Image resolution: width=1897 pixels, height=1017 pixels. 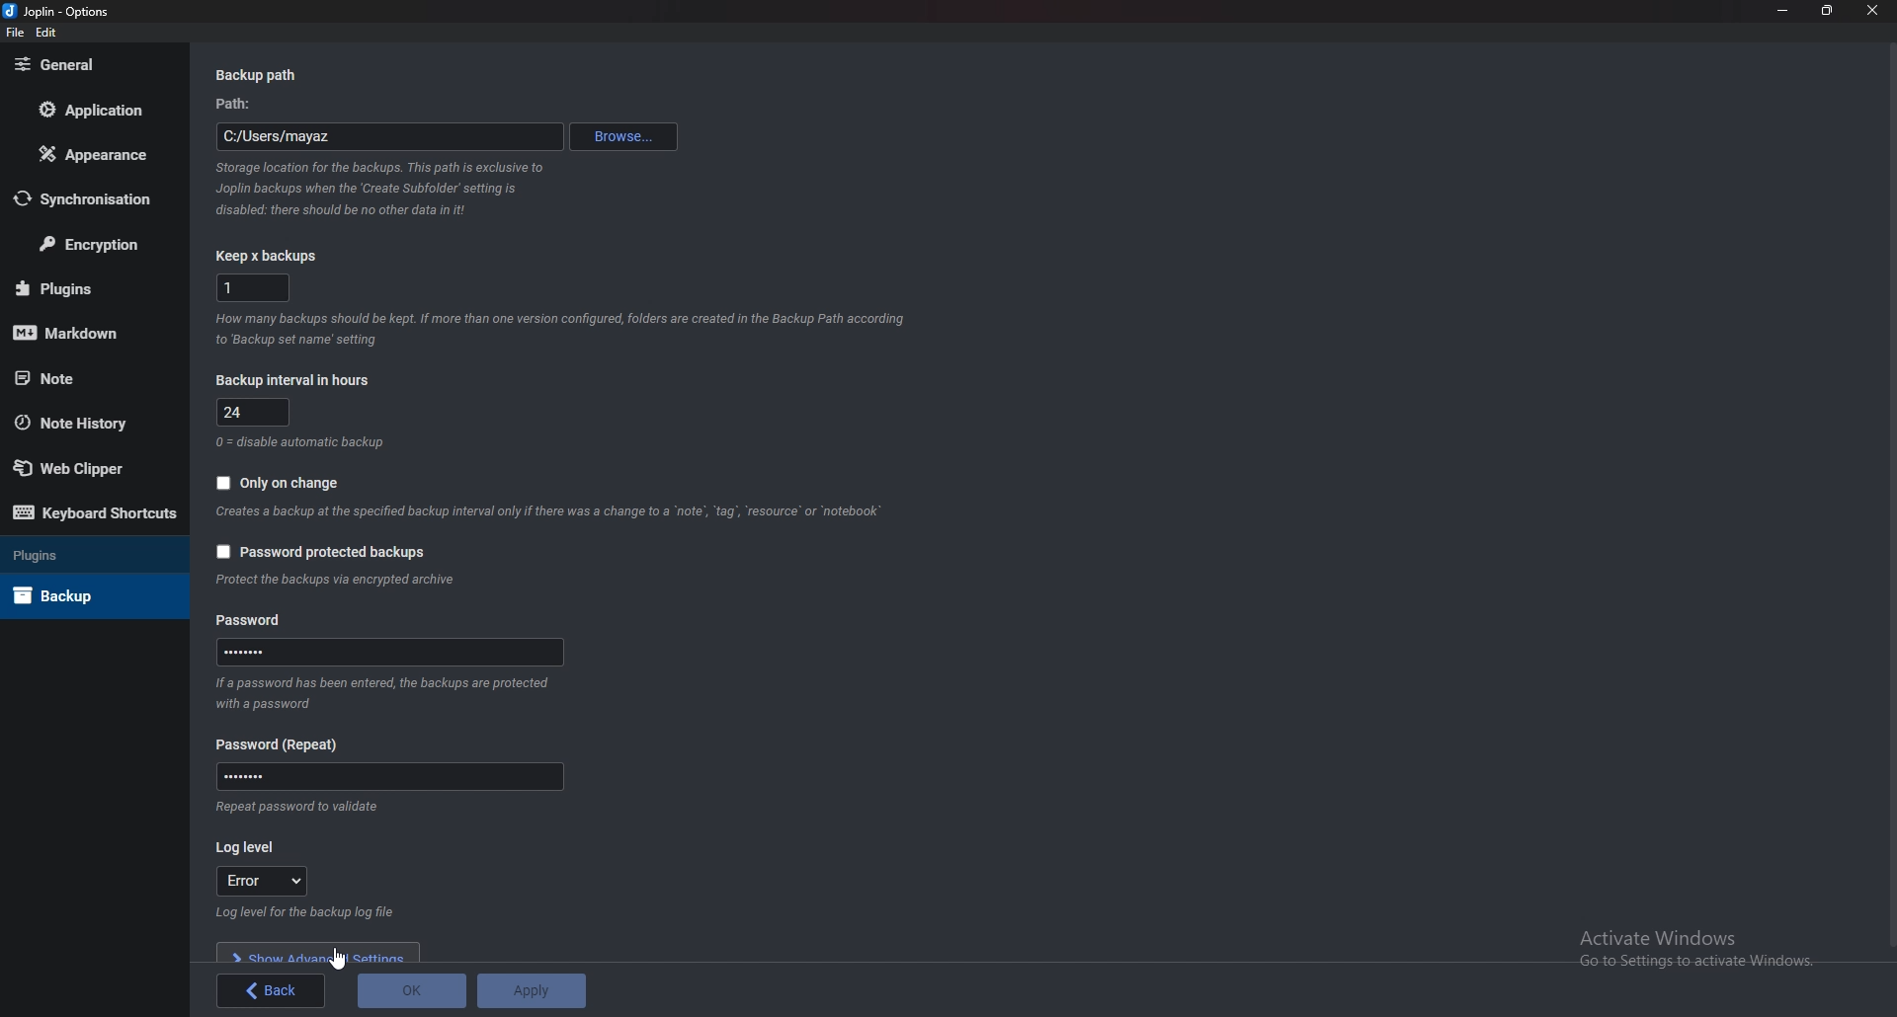 What do you see at coordinates (1892, 494) in the screenshot?
I see `scroll bar` at bounding box center [1892, 494].